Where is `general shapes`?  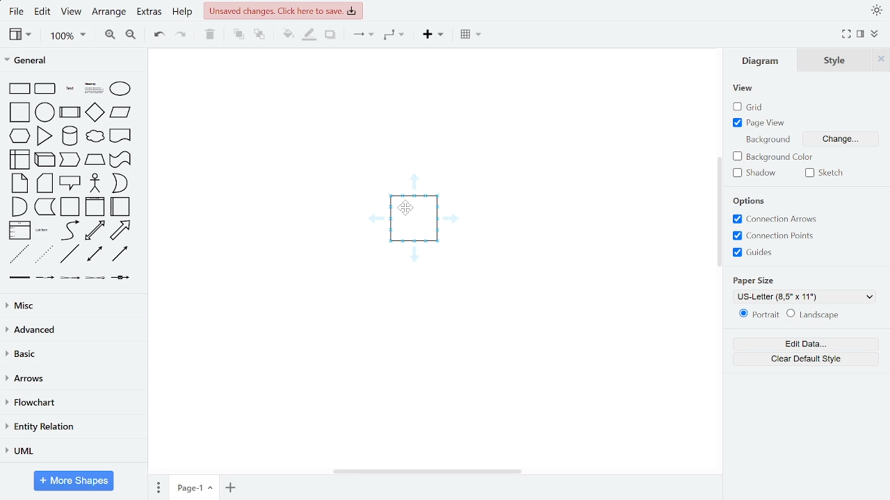
general shapes is located at coordinates (17, 253).